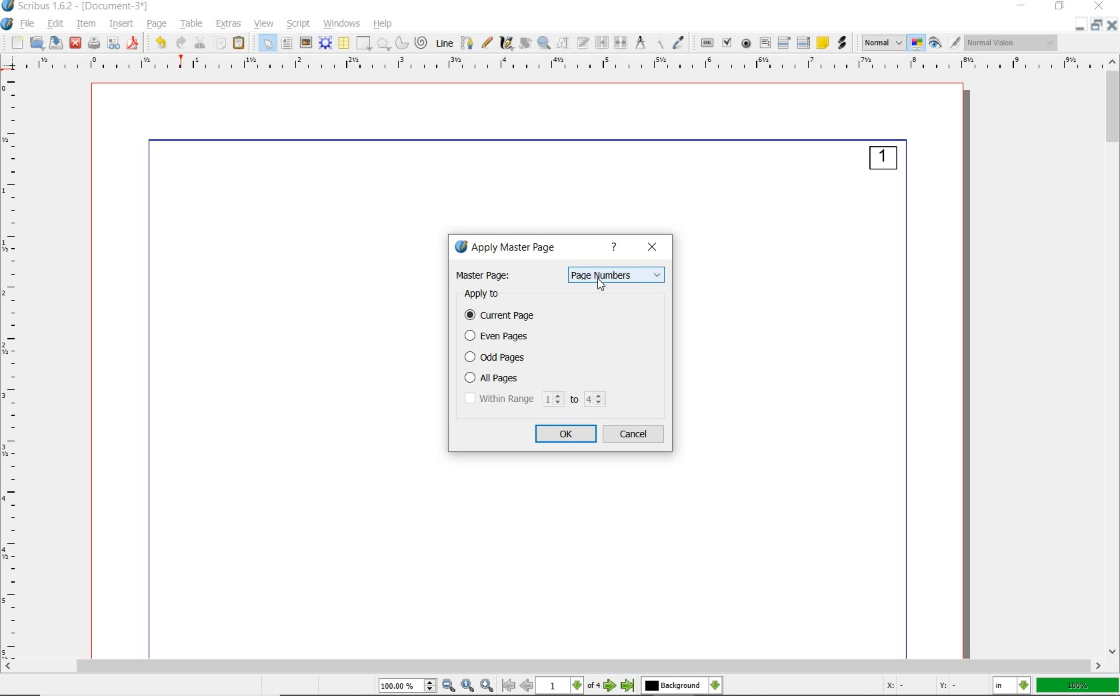 Image resolution: width=1120 pixels, height=696 pixels. I want to click on 100%, so click(1079, 686).